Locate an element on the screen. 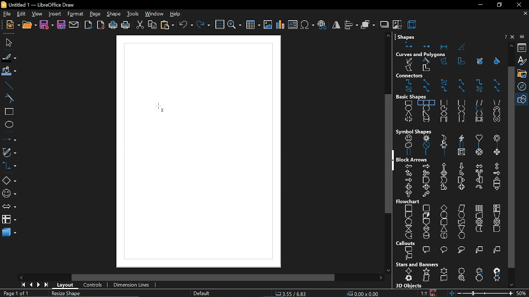  3d effect is located at coordinates (412, 24).